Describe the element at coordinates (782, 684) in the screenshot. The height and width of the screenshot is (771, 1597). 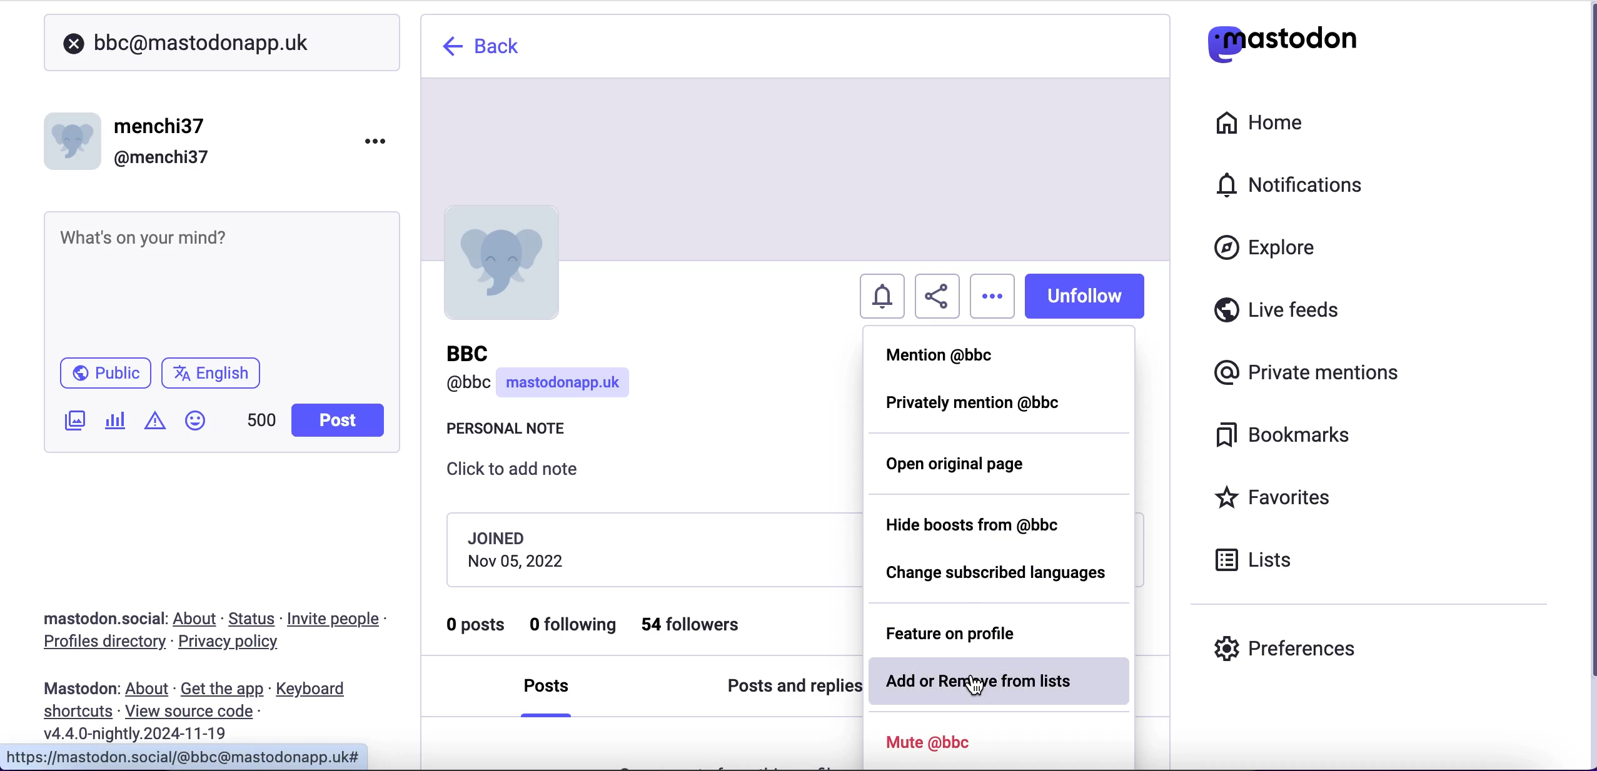
I see `posts and replies` at that location.